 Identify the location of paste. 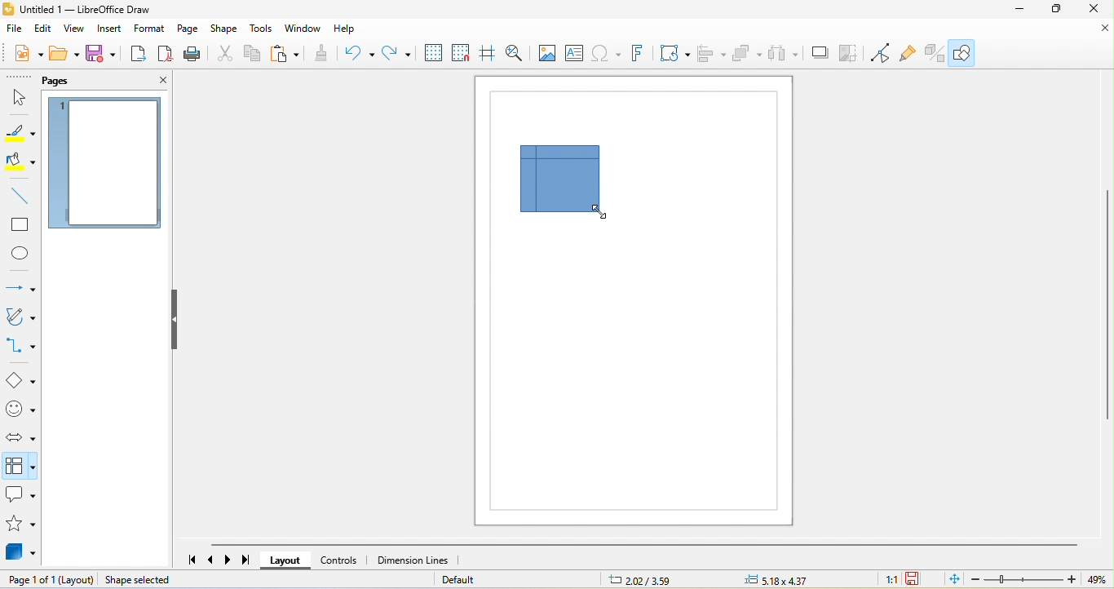
(286, 55).